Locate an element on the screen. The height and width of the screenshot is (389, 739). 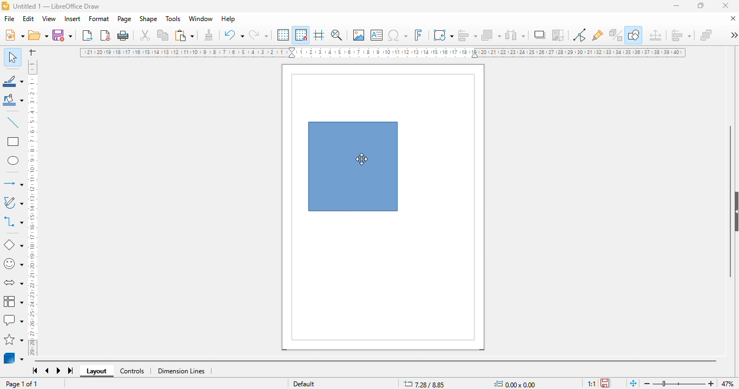
bring to front is located at coordinates (706, 35).